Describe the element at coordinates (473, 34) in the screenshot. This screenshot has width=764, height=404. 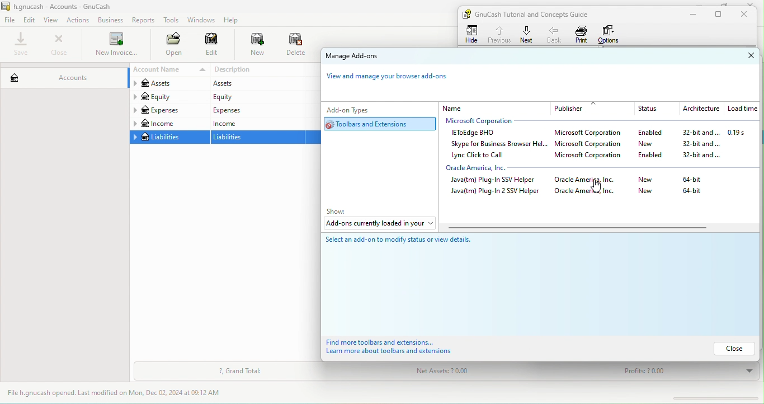
I see `hide` at that location.